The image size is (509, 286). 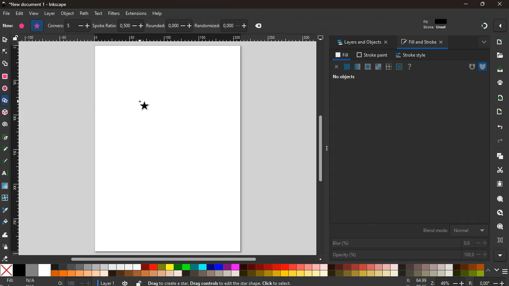 I want to click on shield, so click(x=483, y=67).